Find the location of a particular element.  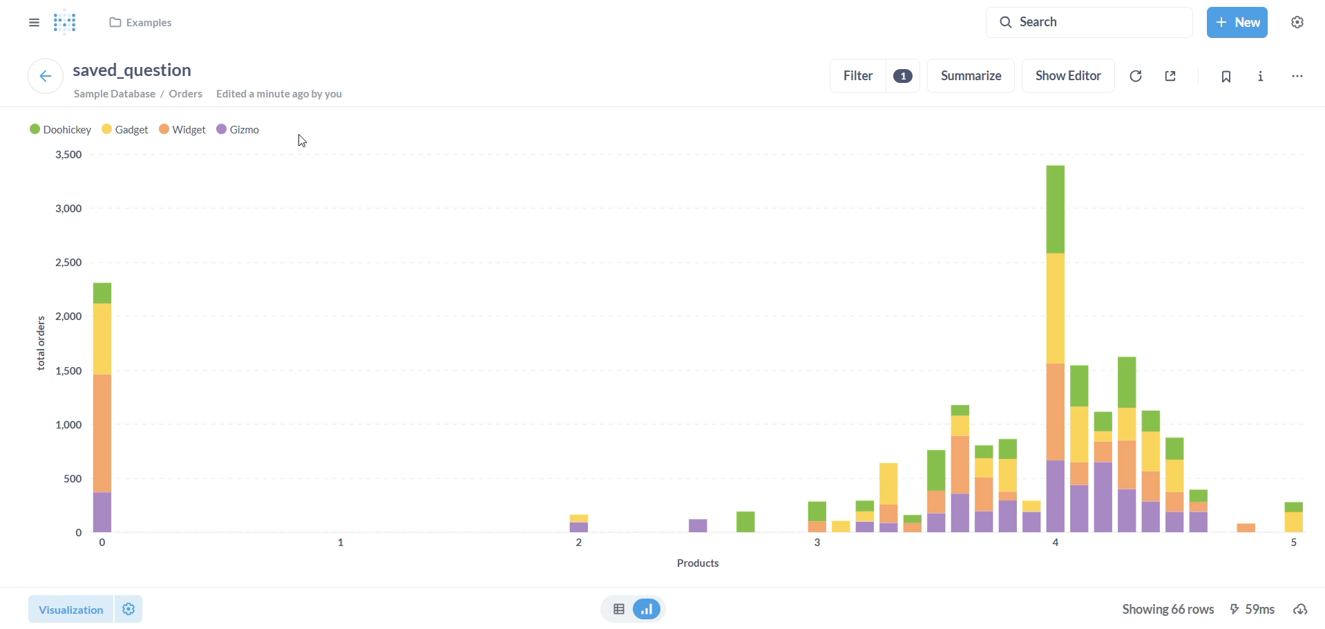

speed is located at coordinates (1252, 610).